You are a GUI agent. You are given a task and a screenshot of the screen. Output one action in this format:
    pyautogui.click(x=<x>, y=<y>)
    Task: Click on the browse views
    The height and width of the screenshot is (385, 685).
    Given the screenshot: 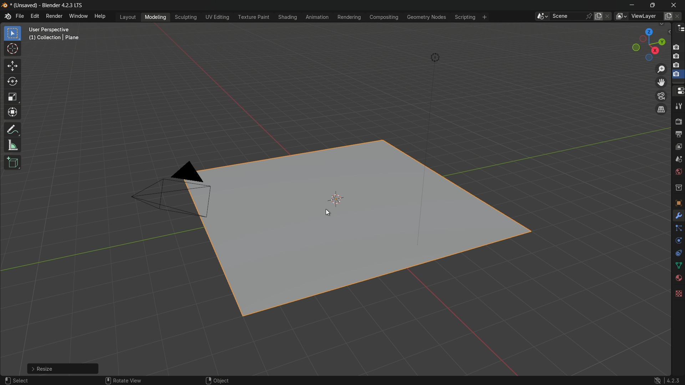 What is the action you would take?
    pyautogui.click(x=621, y=16)
    